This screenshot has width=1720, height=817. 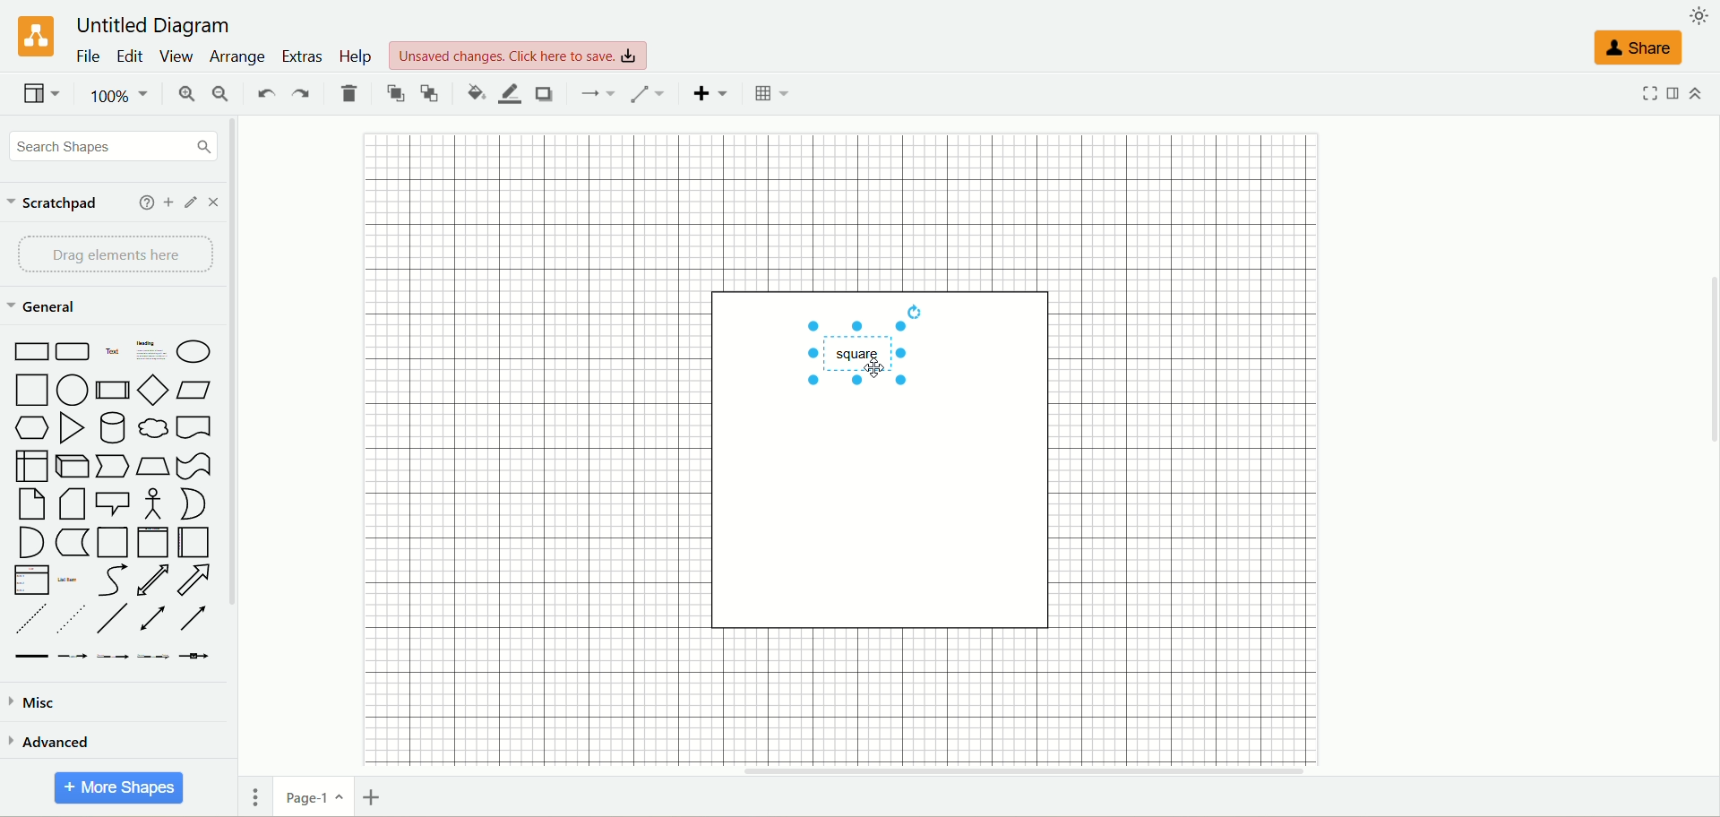 What do you see at coordinates (221, 93) in the screenshot?
I see `zoom out` at bounding box center [221, 93].